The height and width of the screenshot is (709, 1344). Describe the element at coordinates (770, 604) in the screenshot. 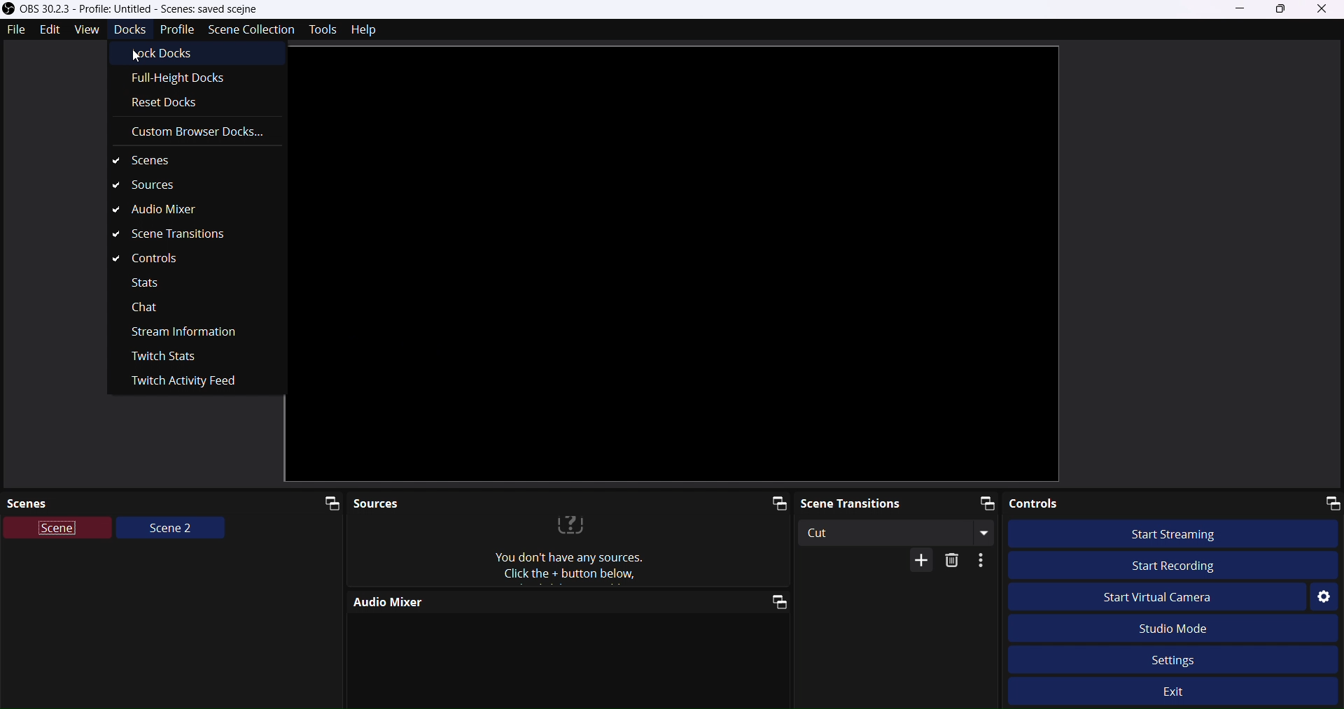

I see `dock panel` at that location.